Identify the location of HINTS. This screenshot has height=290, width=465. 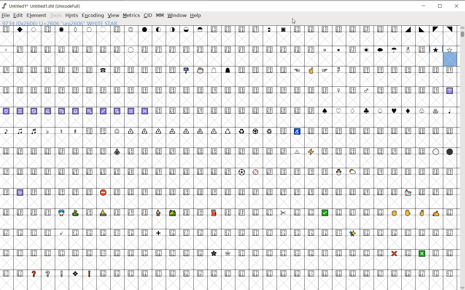
(72, 16).